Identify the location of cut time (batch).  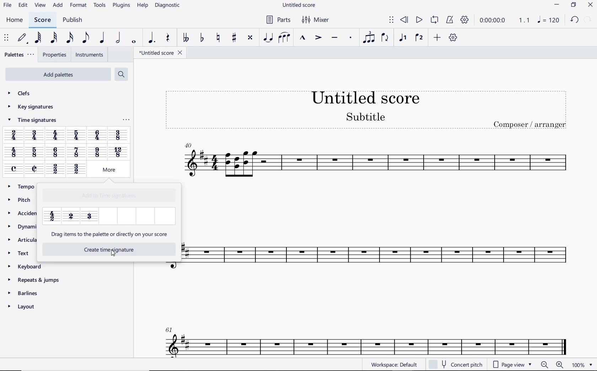
(71, 216).